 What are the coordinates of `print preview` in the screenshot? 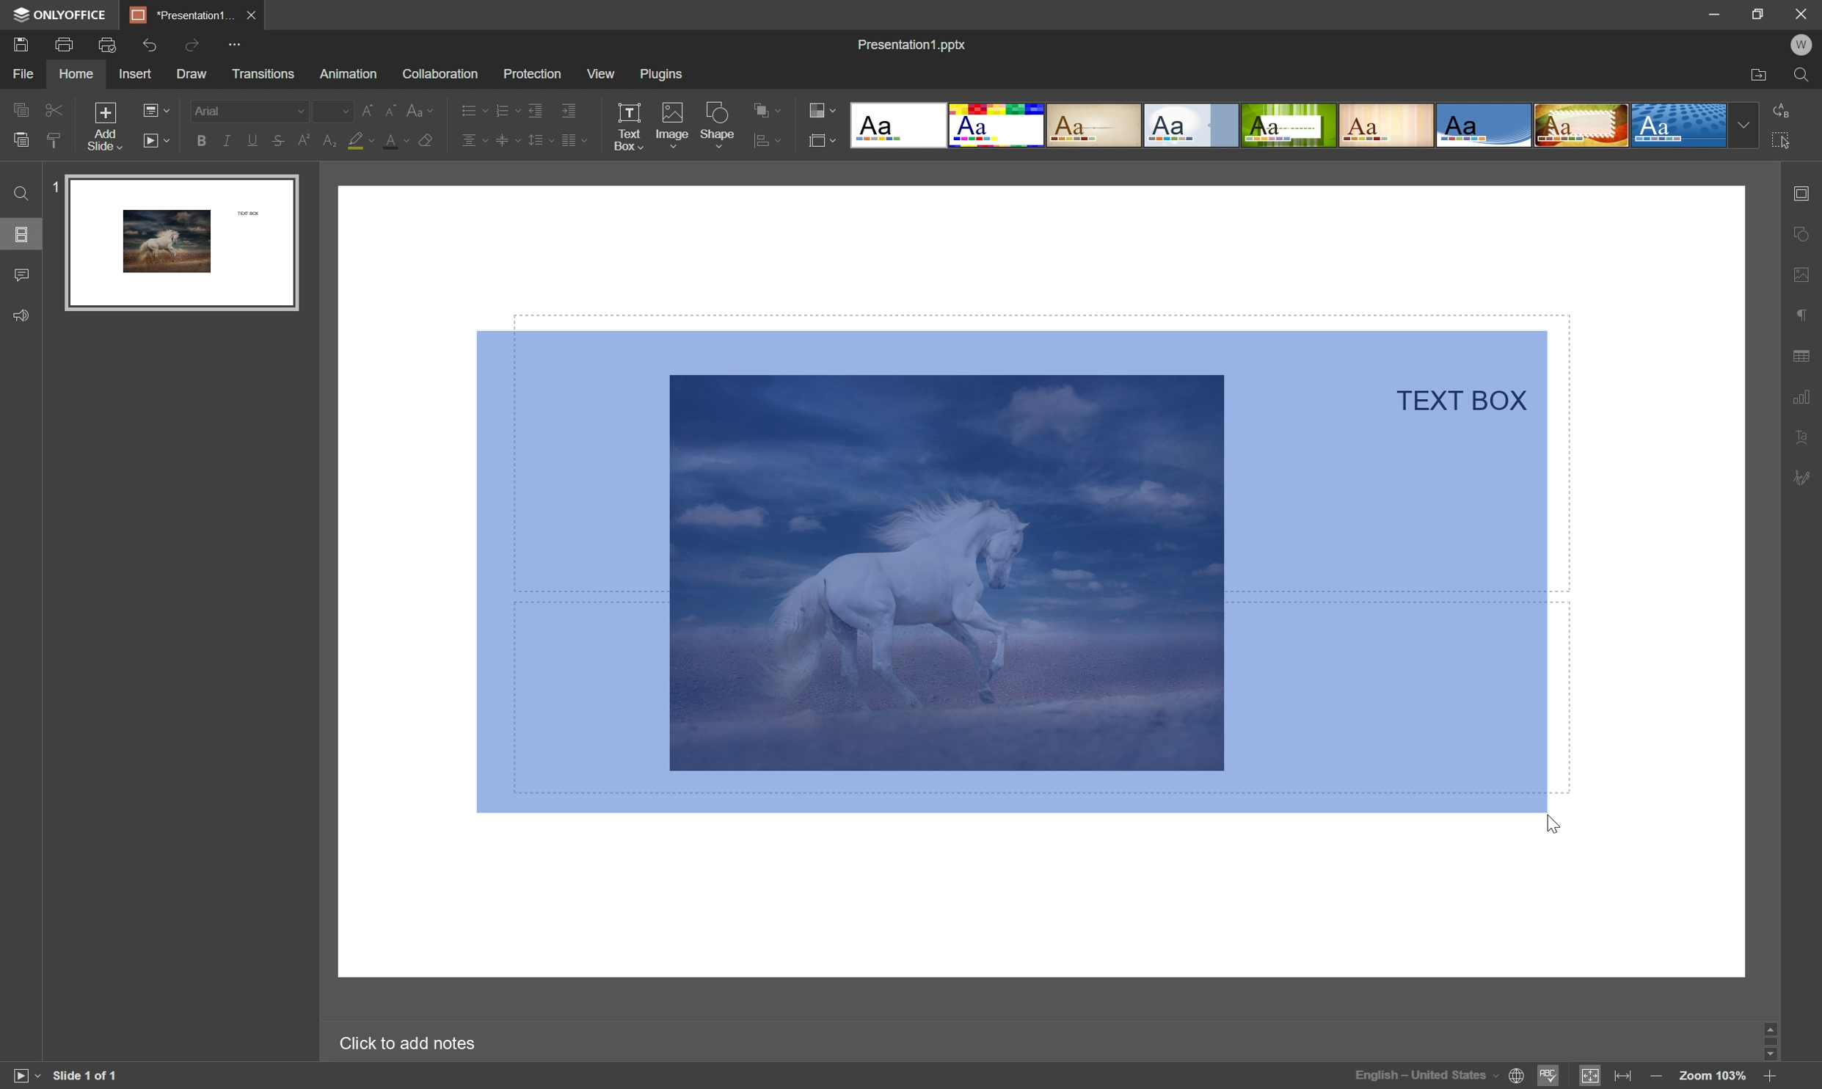 It's located at (107, 43).